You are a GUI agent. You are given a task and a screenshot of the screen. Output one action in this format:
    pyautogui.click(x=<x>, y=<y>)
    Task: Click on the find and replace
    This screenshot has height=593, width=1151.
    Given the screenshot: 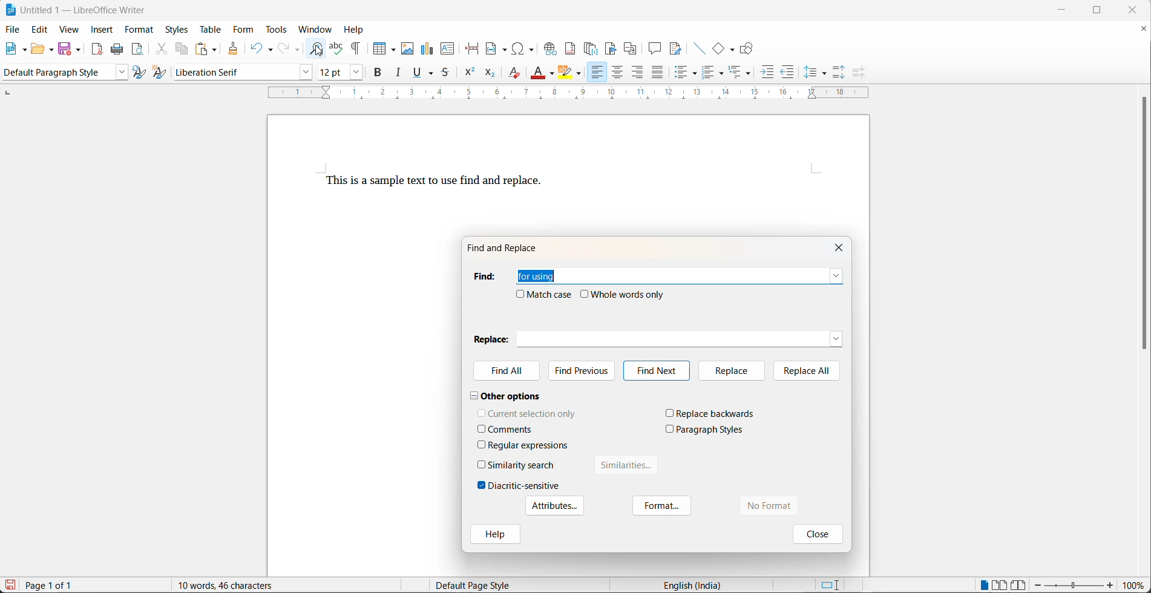 What is the action you would take?
    pyautogui.click(x=316, y=47)
    